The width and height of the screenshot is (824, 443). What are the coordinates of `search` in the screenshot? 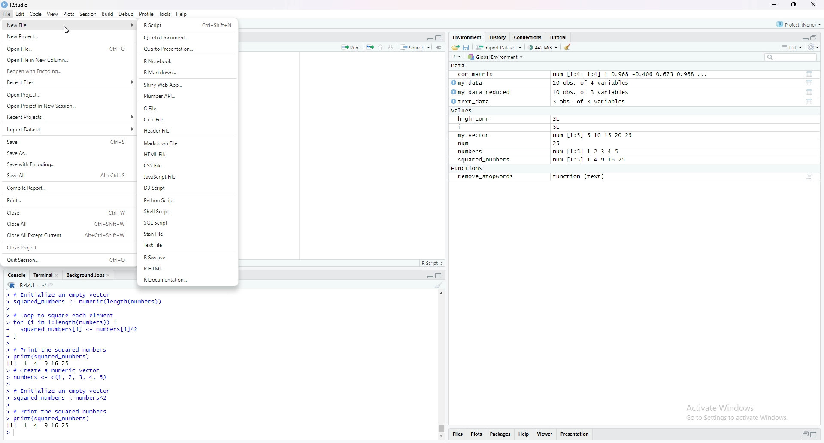 It's located at (792, 57).